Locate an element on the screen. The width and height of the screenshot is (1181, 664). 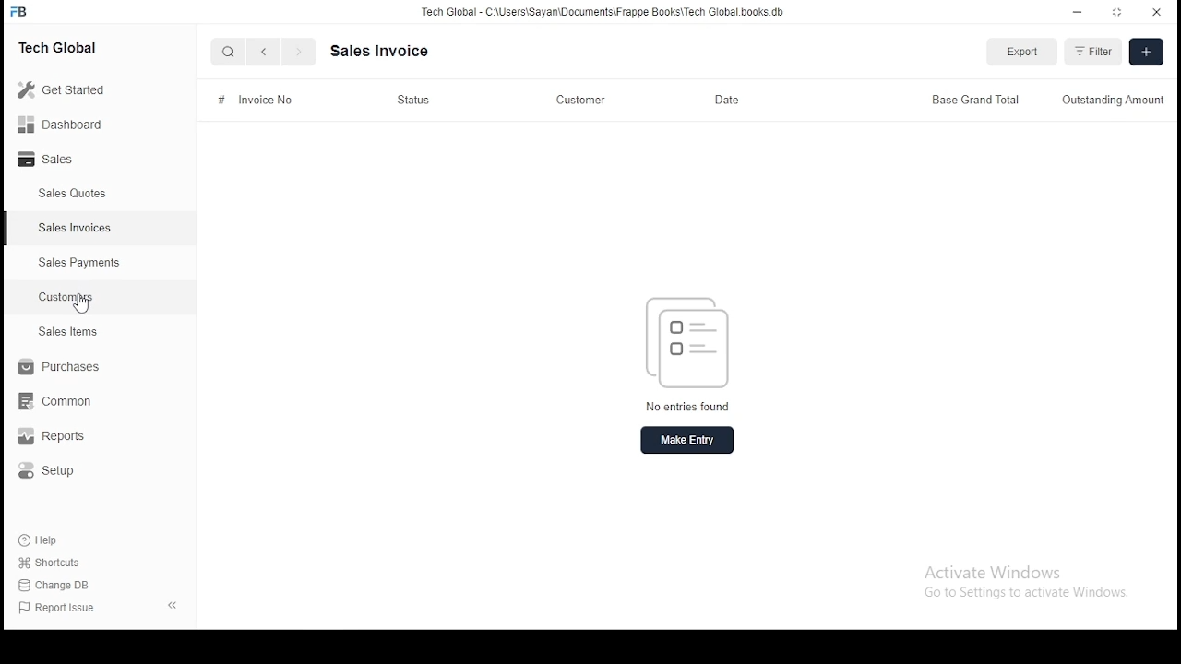
reports is located at coordinates (59, 437).